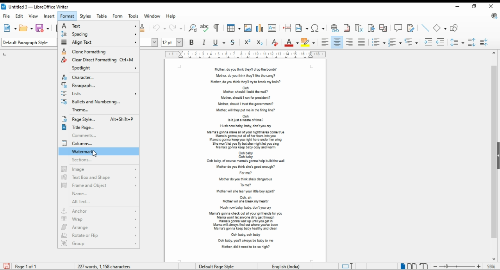  Describe the element at coordinates (99, 34) in the screenshot. I see `spacing` at that location.